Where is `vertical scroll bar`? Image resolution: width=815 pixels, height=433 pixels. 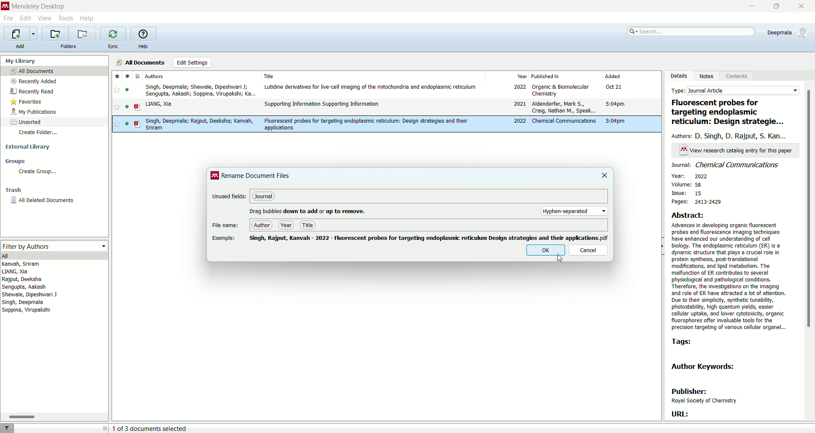 vertical scroll bar is located at coordinates (810, 251).